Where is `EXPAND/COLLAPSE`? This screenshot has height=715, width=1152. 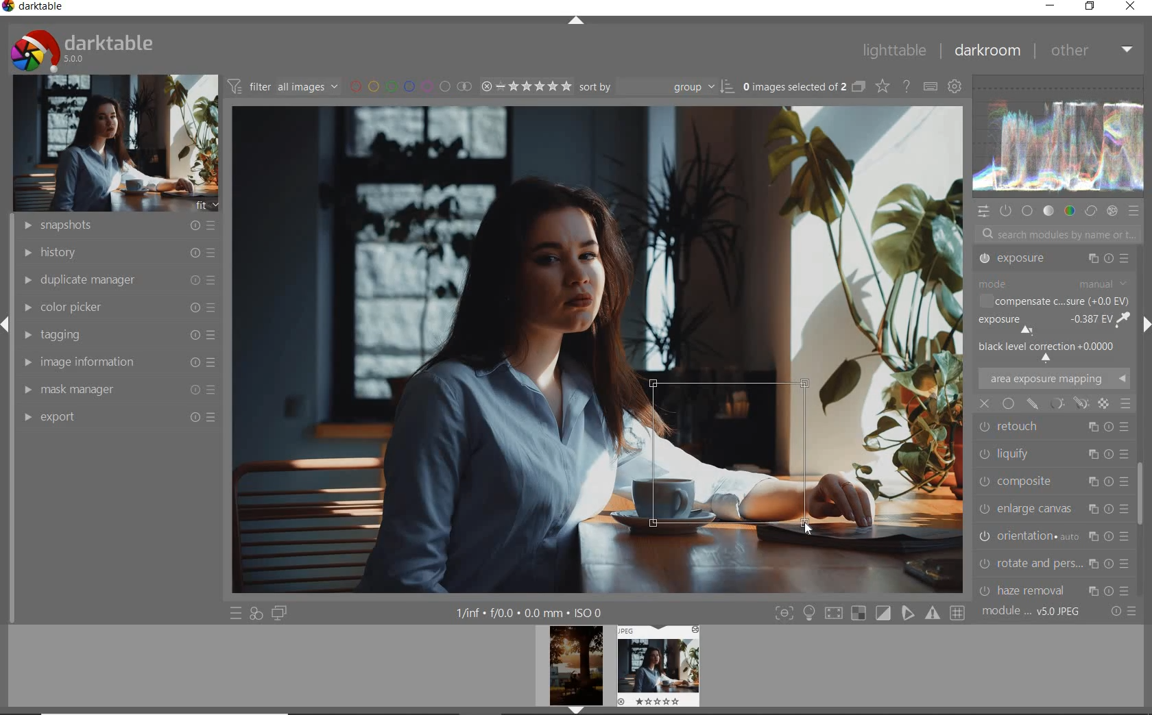 EXPAND/COLLAPSE is located at coordinates (577, 21).